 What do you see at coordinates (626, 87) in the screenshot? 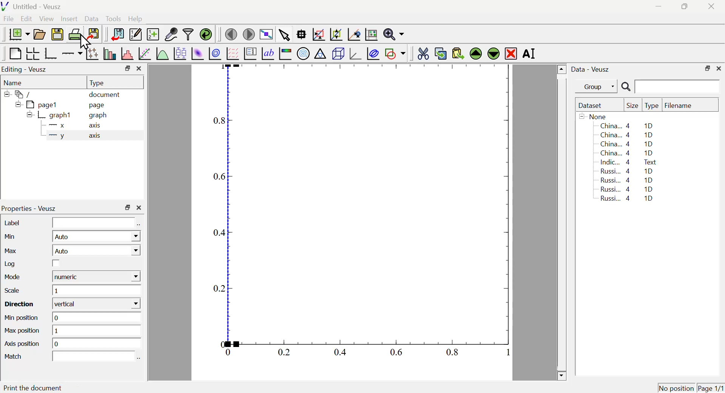
I see `Search` at bounding box center [626, 87].